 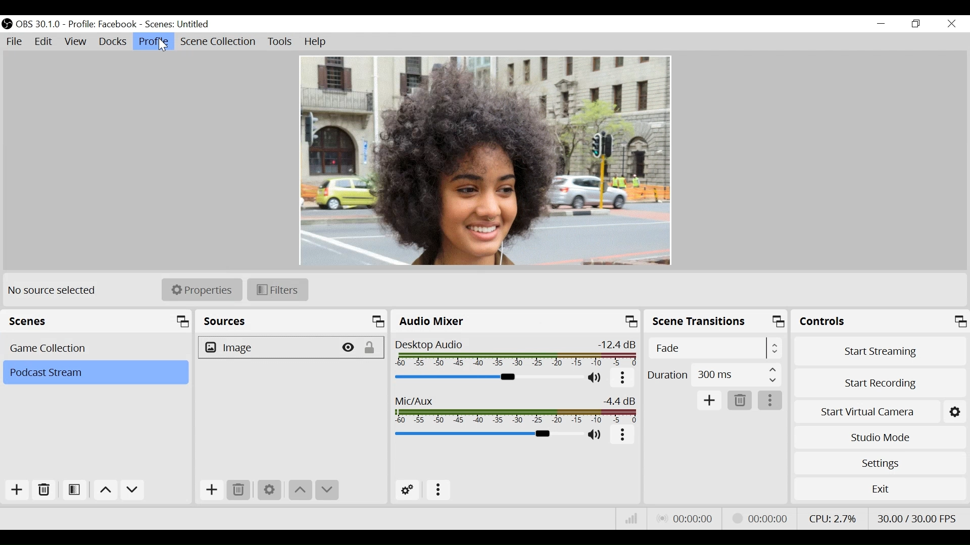 What do you see at coordinates (407, 490) in the screenshot?
I see `Advanced Audio Settings` at bounding box center [407, 490].